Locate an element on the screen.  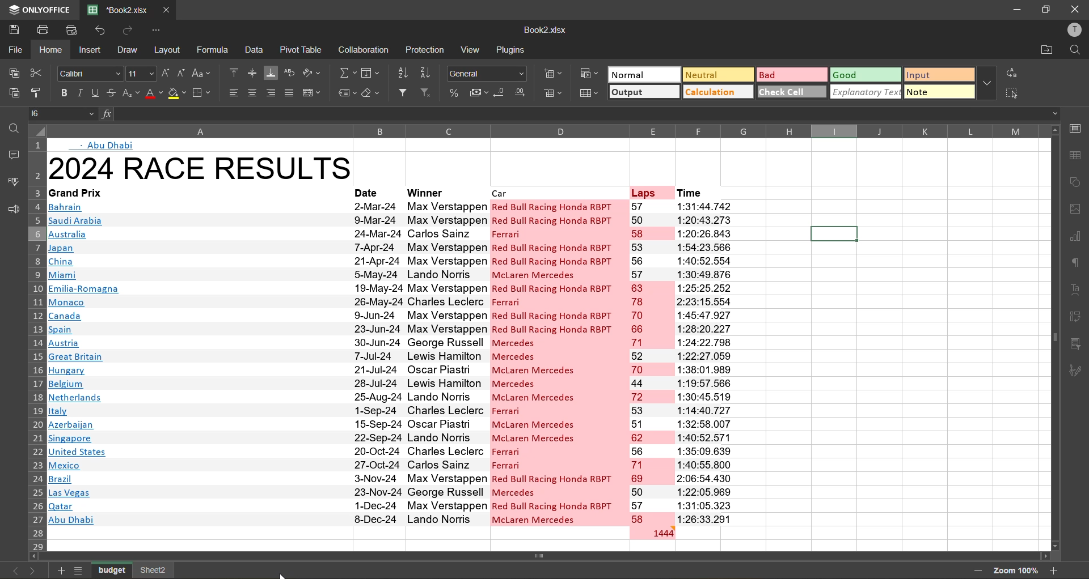
comments is located at coordinates (12, 156).